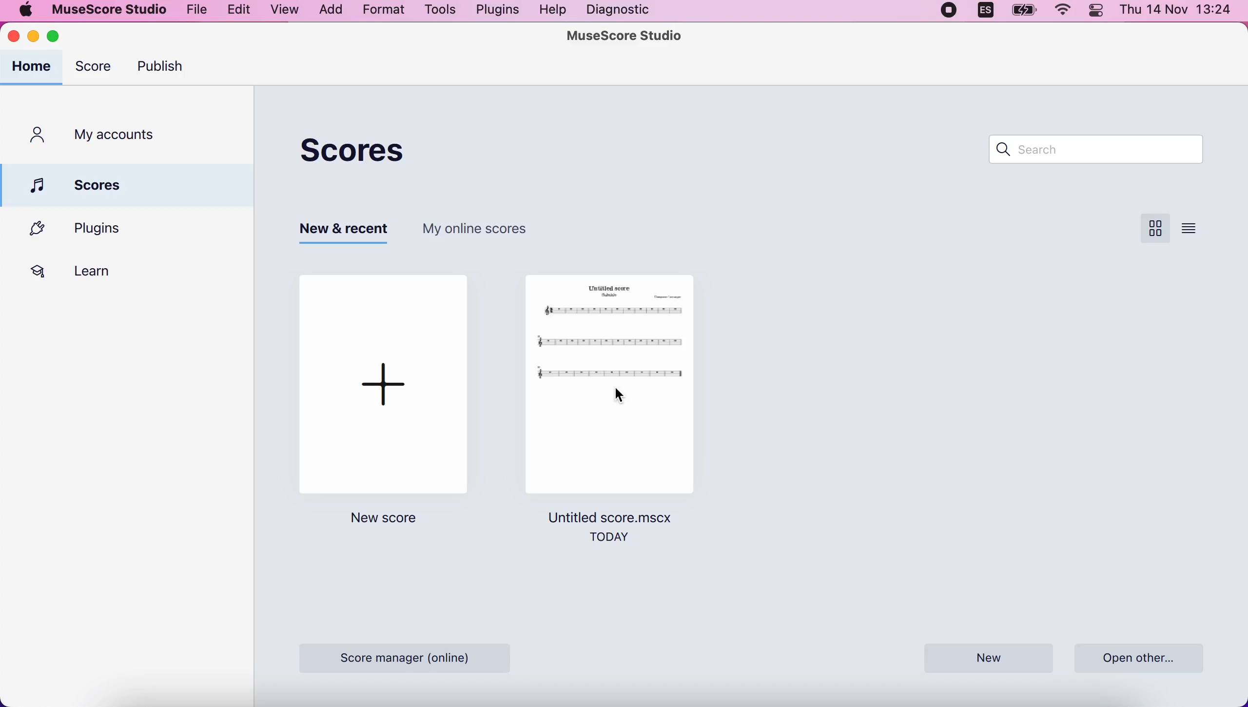  What do you see at coordinates (1150, 231) in the screenshot?
I see `scores ` at bounding box center [1150, 231].